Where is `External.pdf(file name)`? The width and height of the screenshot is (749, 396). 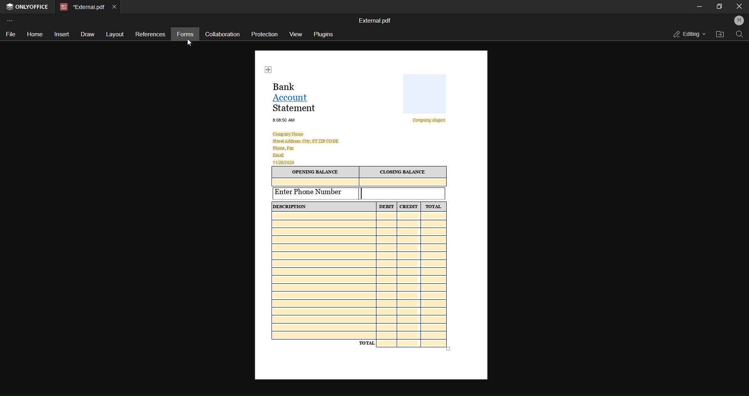 External.pdf(file name) is located at coordinates (376, 20).